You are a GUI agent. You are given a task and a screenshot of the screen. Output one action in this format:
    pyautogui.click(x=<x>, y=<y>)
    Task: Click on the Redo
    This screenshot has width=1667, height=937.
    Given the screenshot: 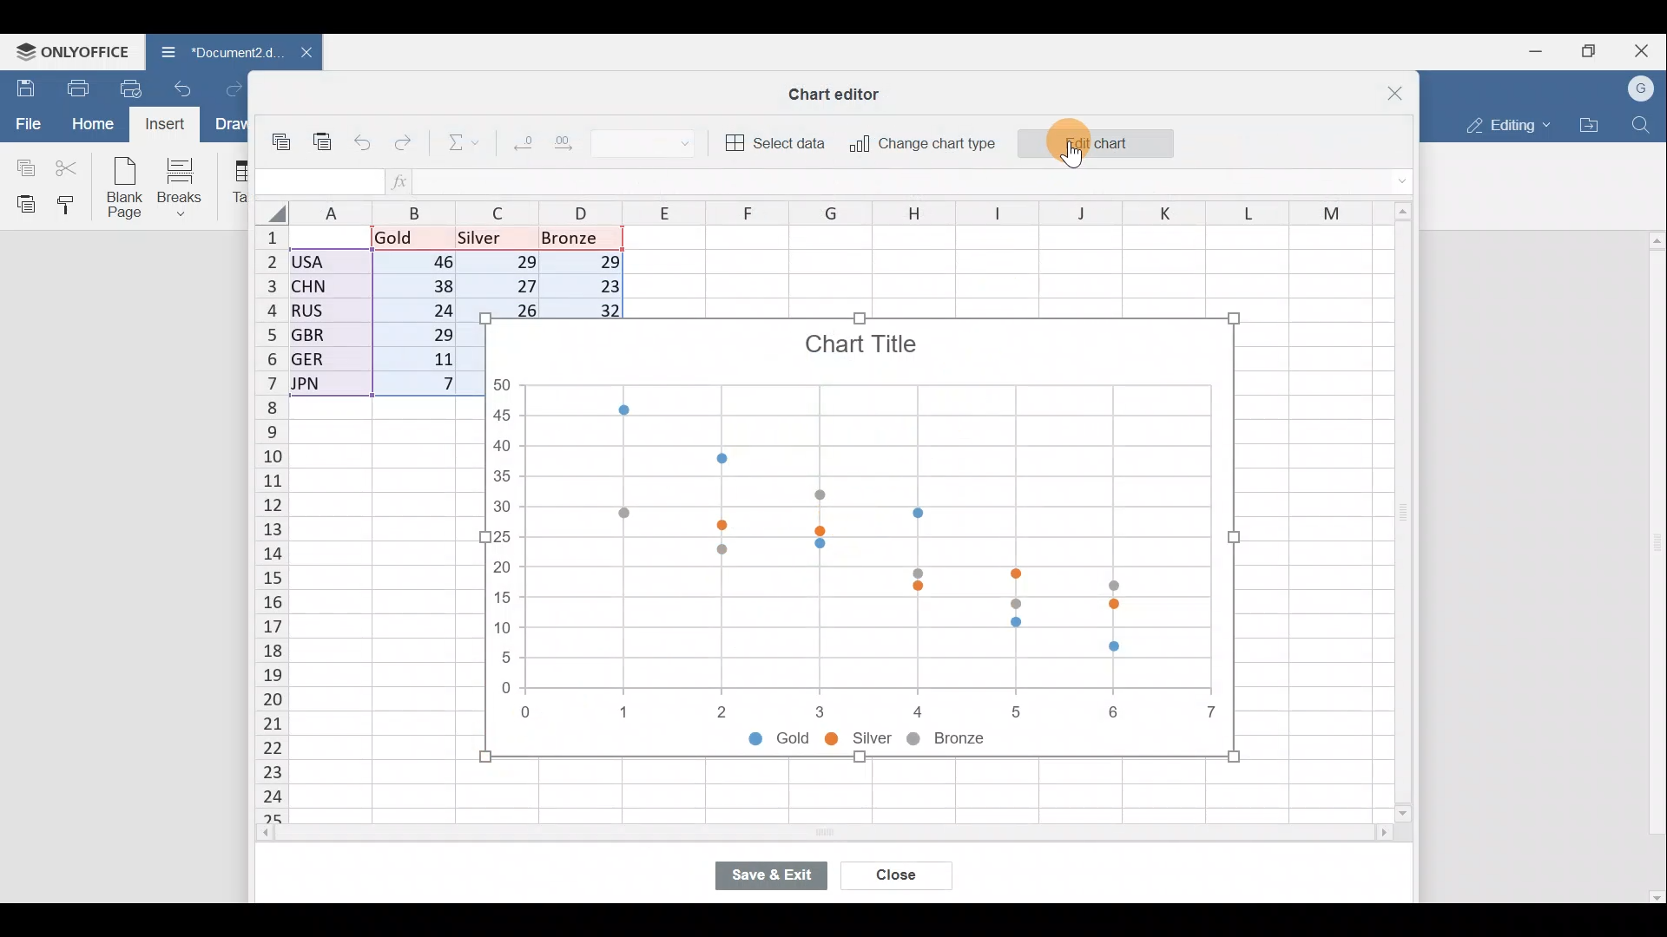 What is the action you would take?
    pyautogui.click(x=230, y=88)
    